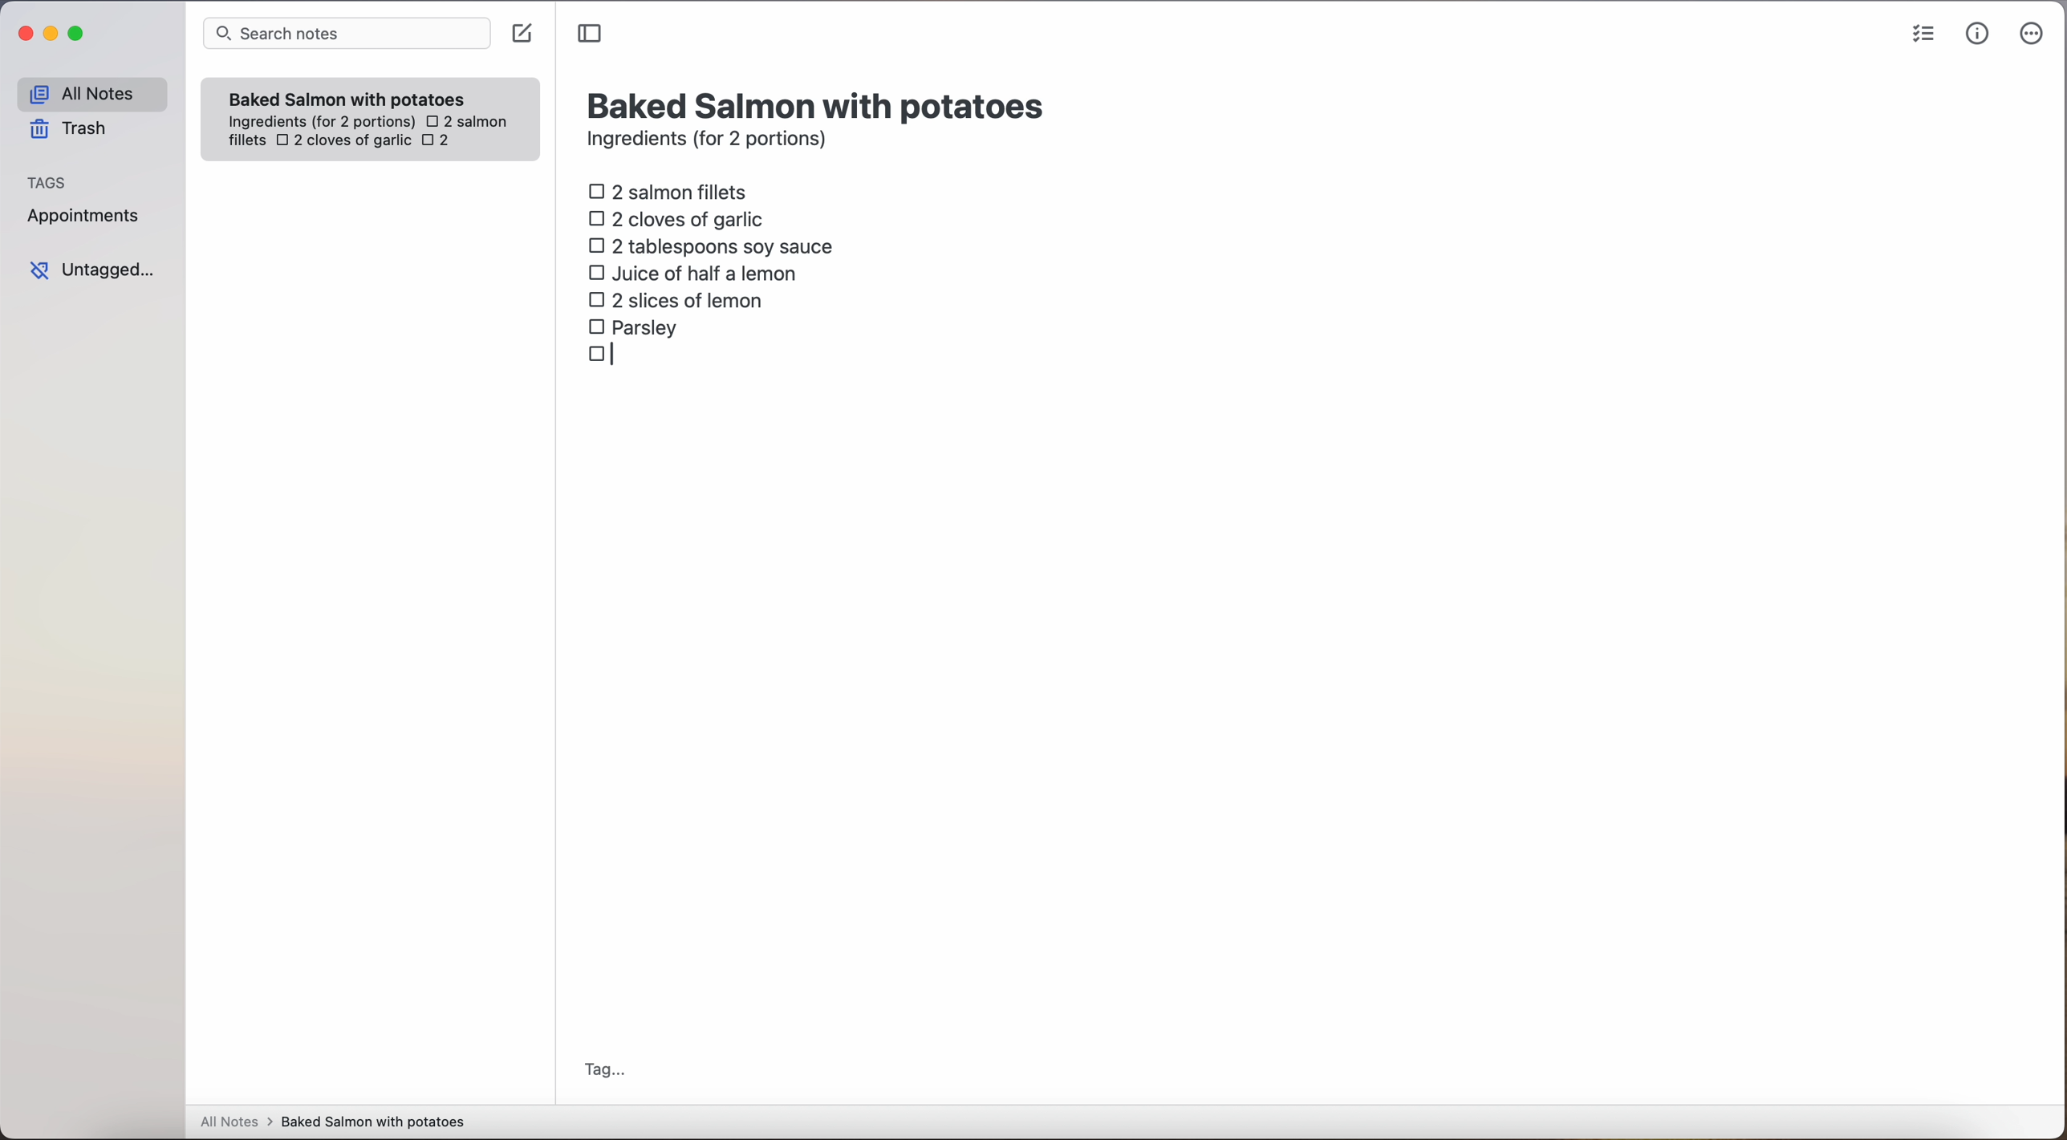 The image size is (2067, 1140). I want to click on Baked Salmon with potatoes, so click(347, 95).